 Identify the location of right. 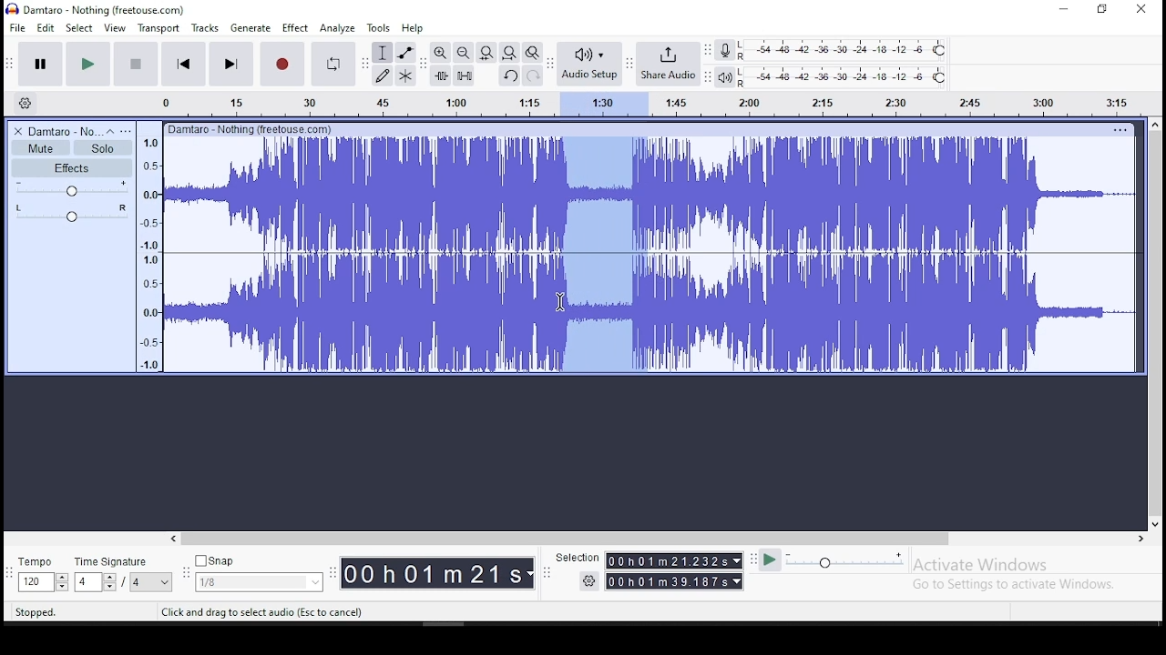
(1140, 539).